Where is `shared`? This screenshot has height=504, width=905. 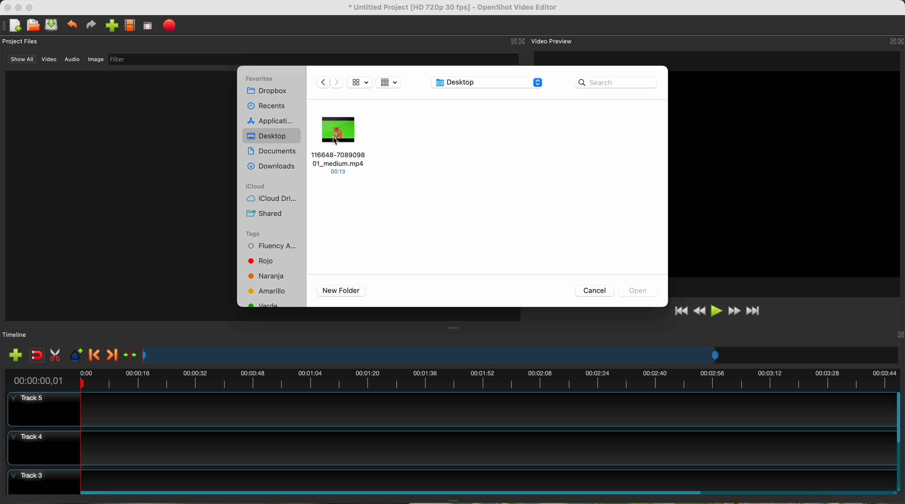
shared is located at coordinates (265, 214).